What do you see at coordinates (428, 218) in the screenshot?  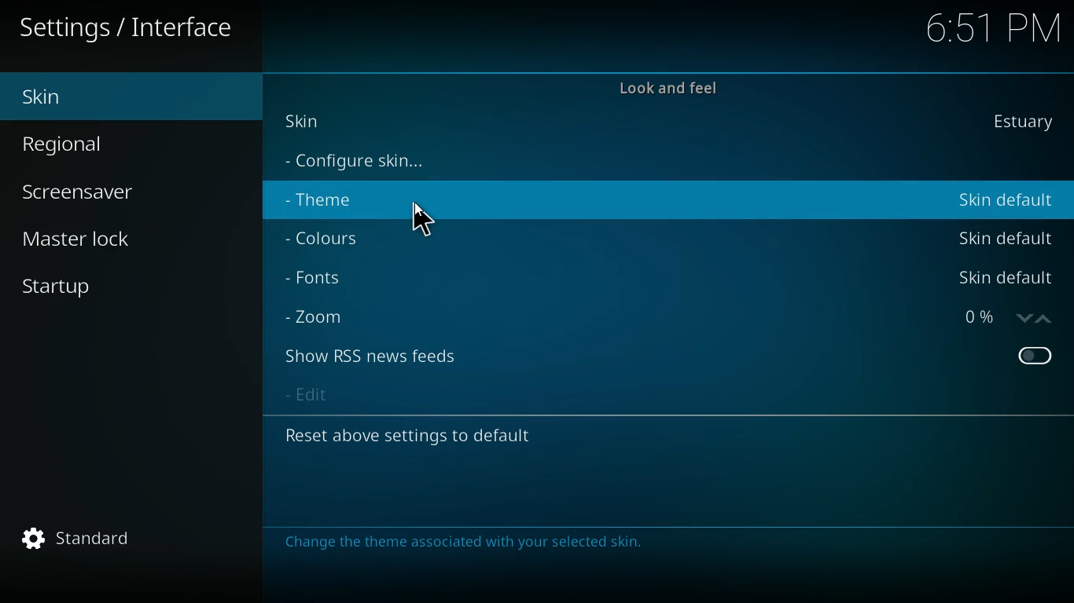 I see `Cursor` at bounding box center [428, 218].